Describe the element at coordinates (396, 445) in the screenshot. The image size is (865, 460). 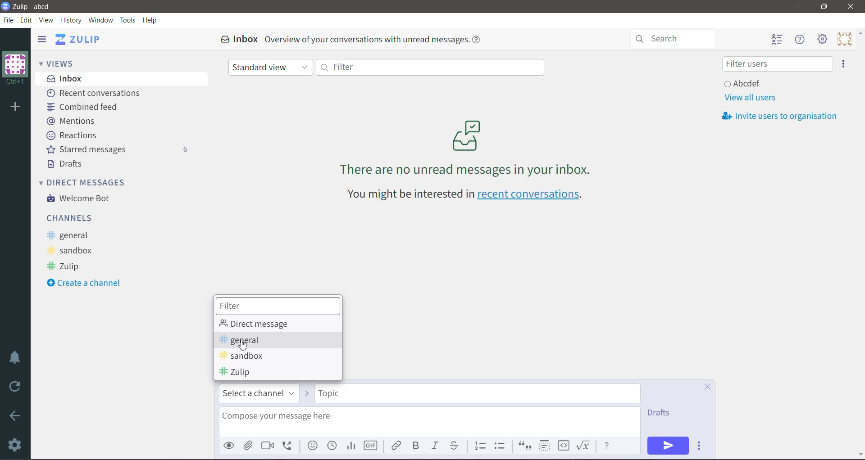
I see `Link` at that location.